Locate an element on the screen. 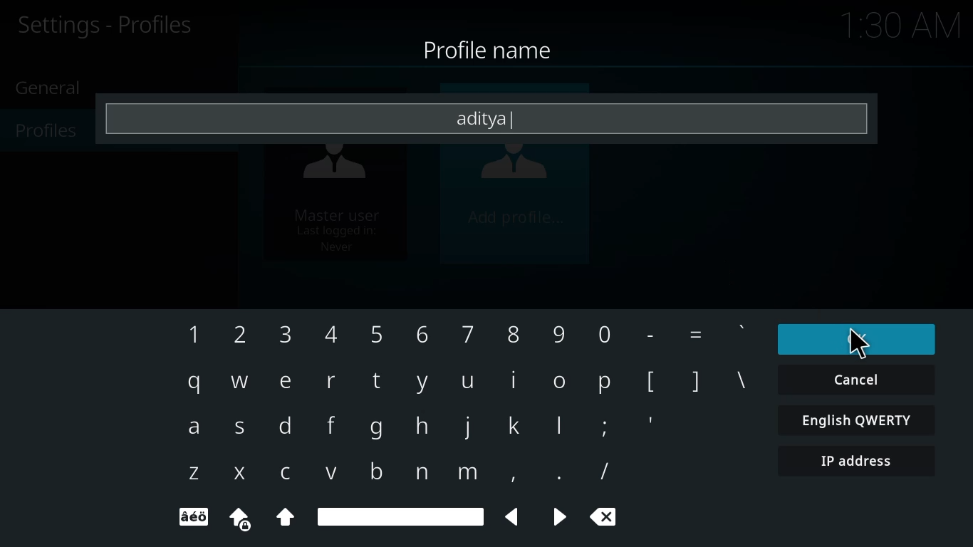  w is located at coordinates (236, 379).